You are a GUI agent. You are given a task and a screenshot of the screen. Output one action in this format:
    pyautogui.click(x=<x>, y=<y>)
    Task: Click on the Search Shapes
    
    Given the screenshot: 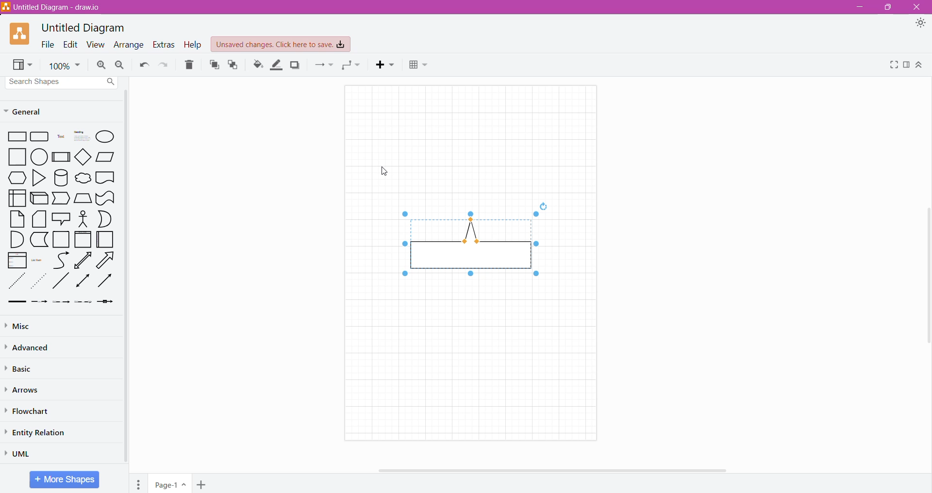 What is the action you would take?
    pyautogui.click(x=63, y=82)
    